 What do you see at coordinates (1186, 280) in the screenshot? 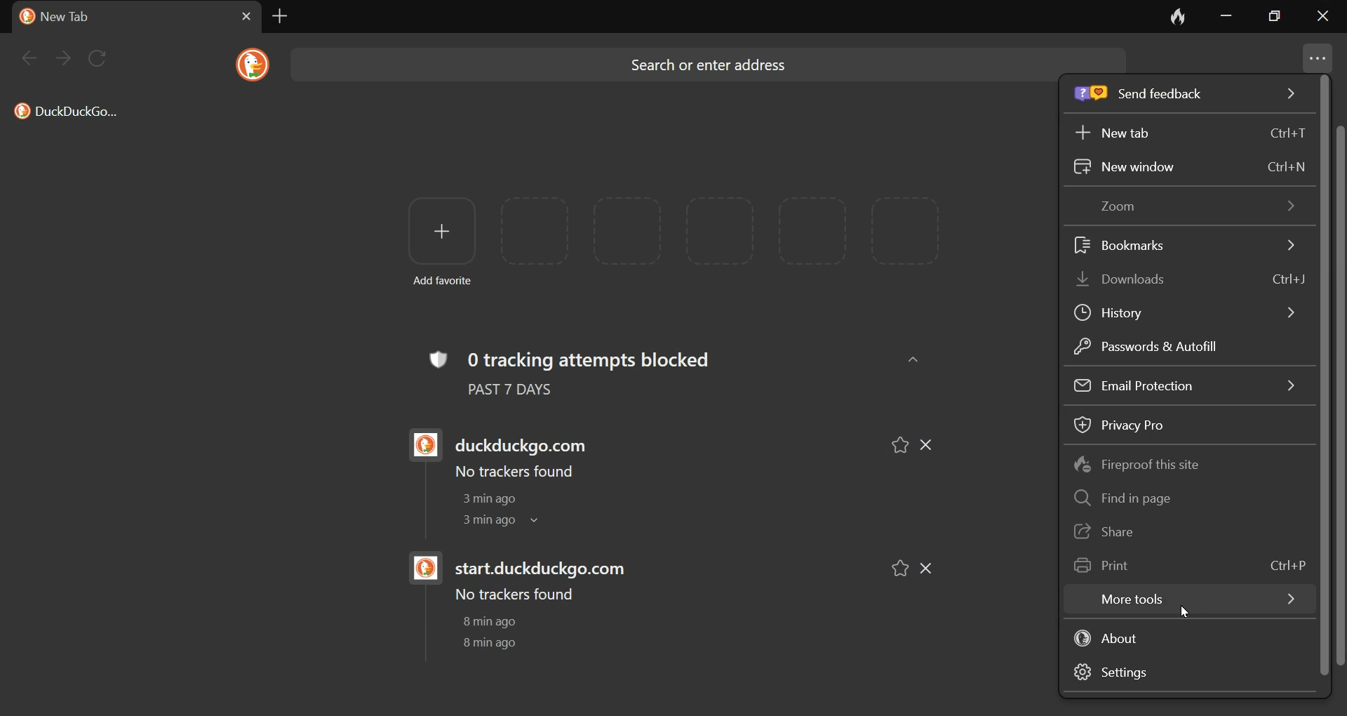
I see `Downloads` at bounding box center [1186, 280].